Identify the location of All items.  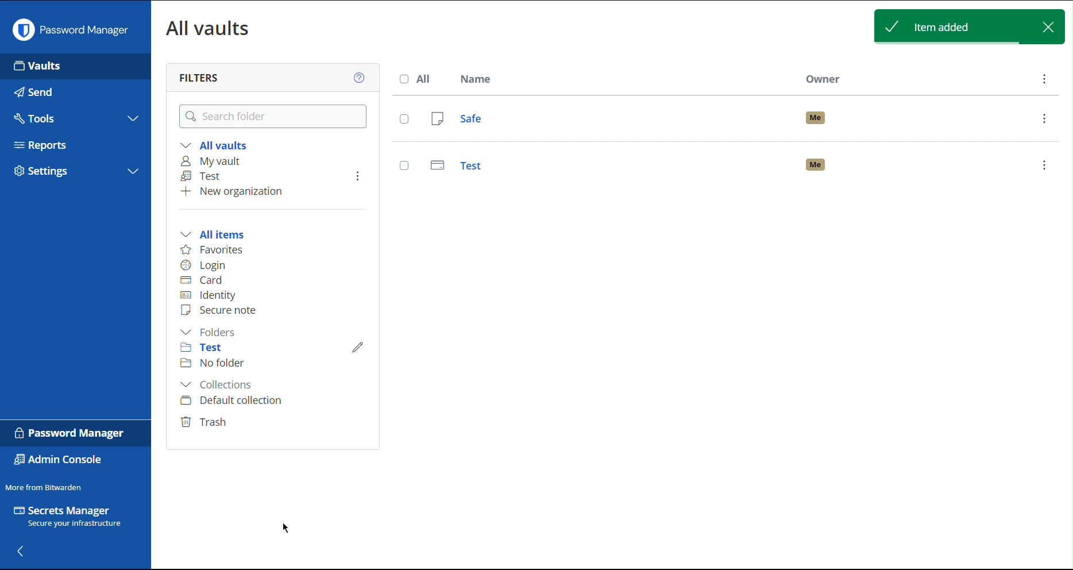
(216, 233).